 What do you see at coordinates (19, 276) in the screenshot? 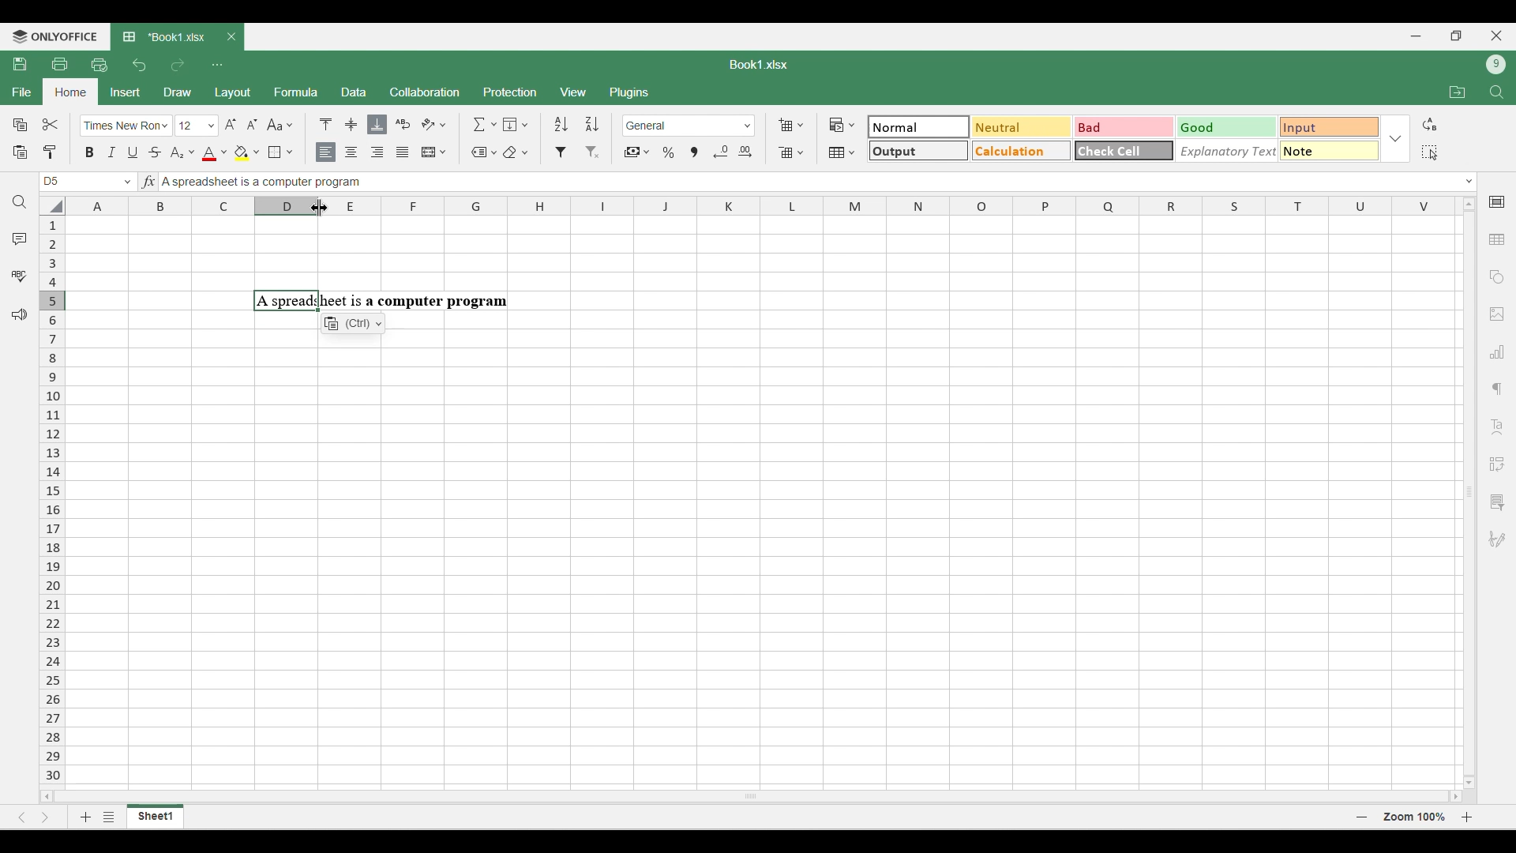
I see `Spell check` at bounding box center [19, 276].